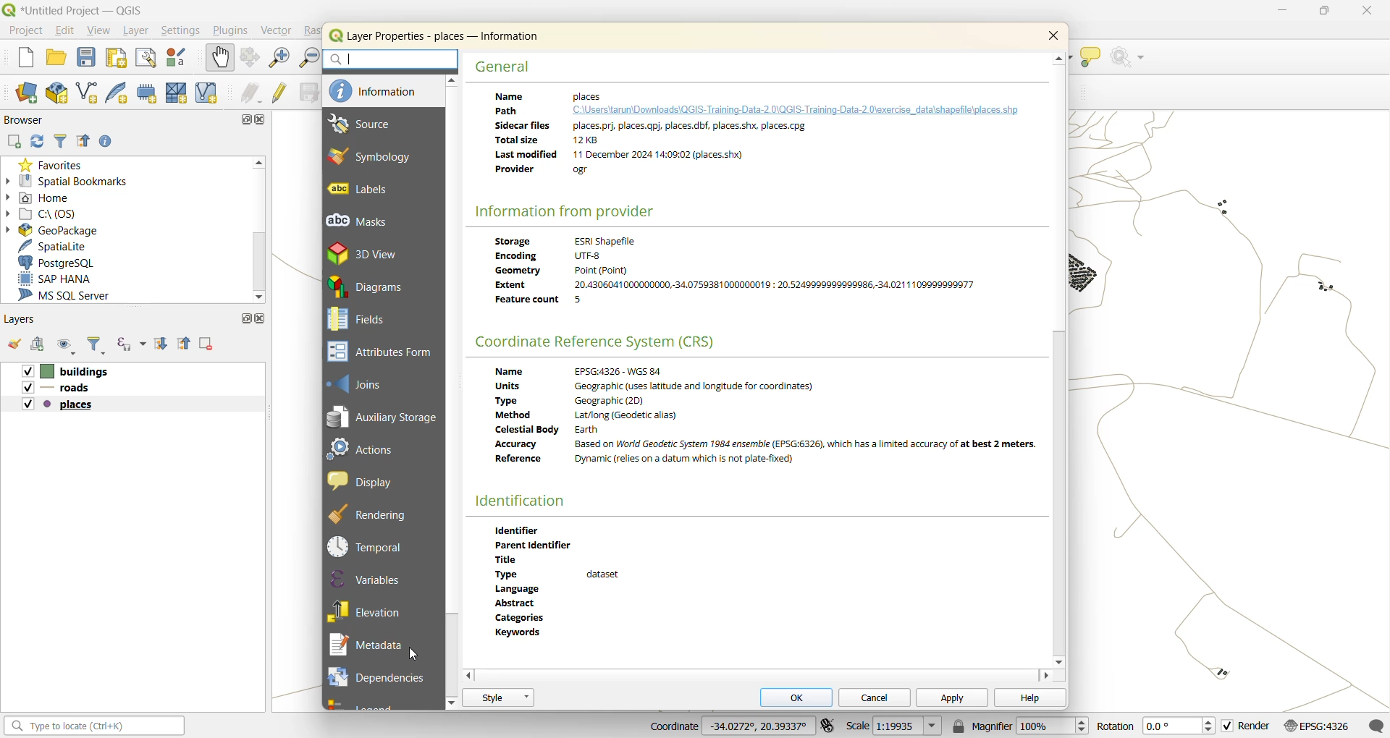 This screenshot has width=1390, height=738. Describe the element at coordinates (54, 405) in the screenshot. I see `` at that location.